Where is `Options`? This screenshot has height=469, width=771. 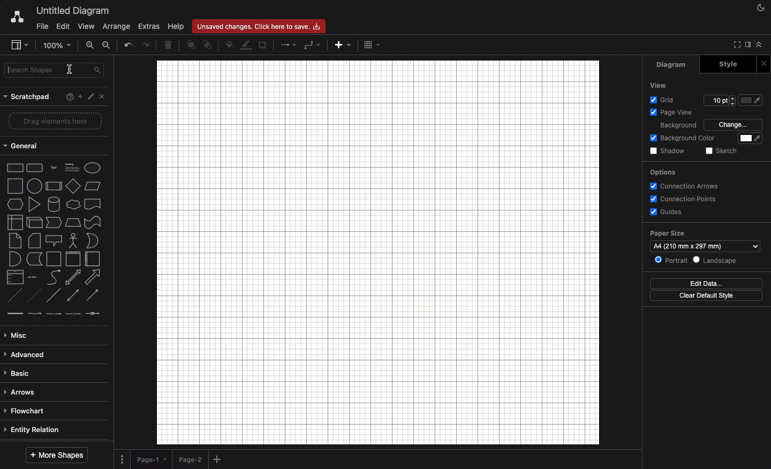
Options is located at coordinates (122, 458).